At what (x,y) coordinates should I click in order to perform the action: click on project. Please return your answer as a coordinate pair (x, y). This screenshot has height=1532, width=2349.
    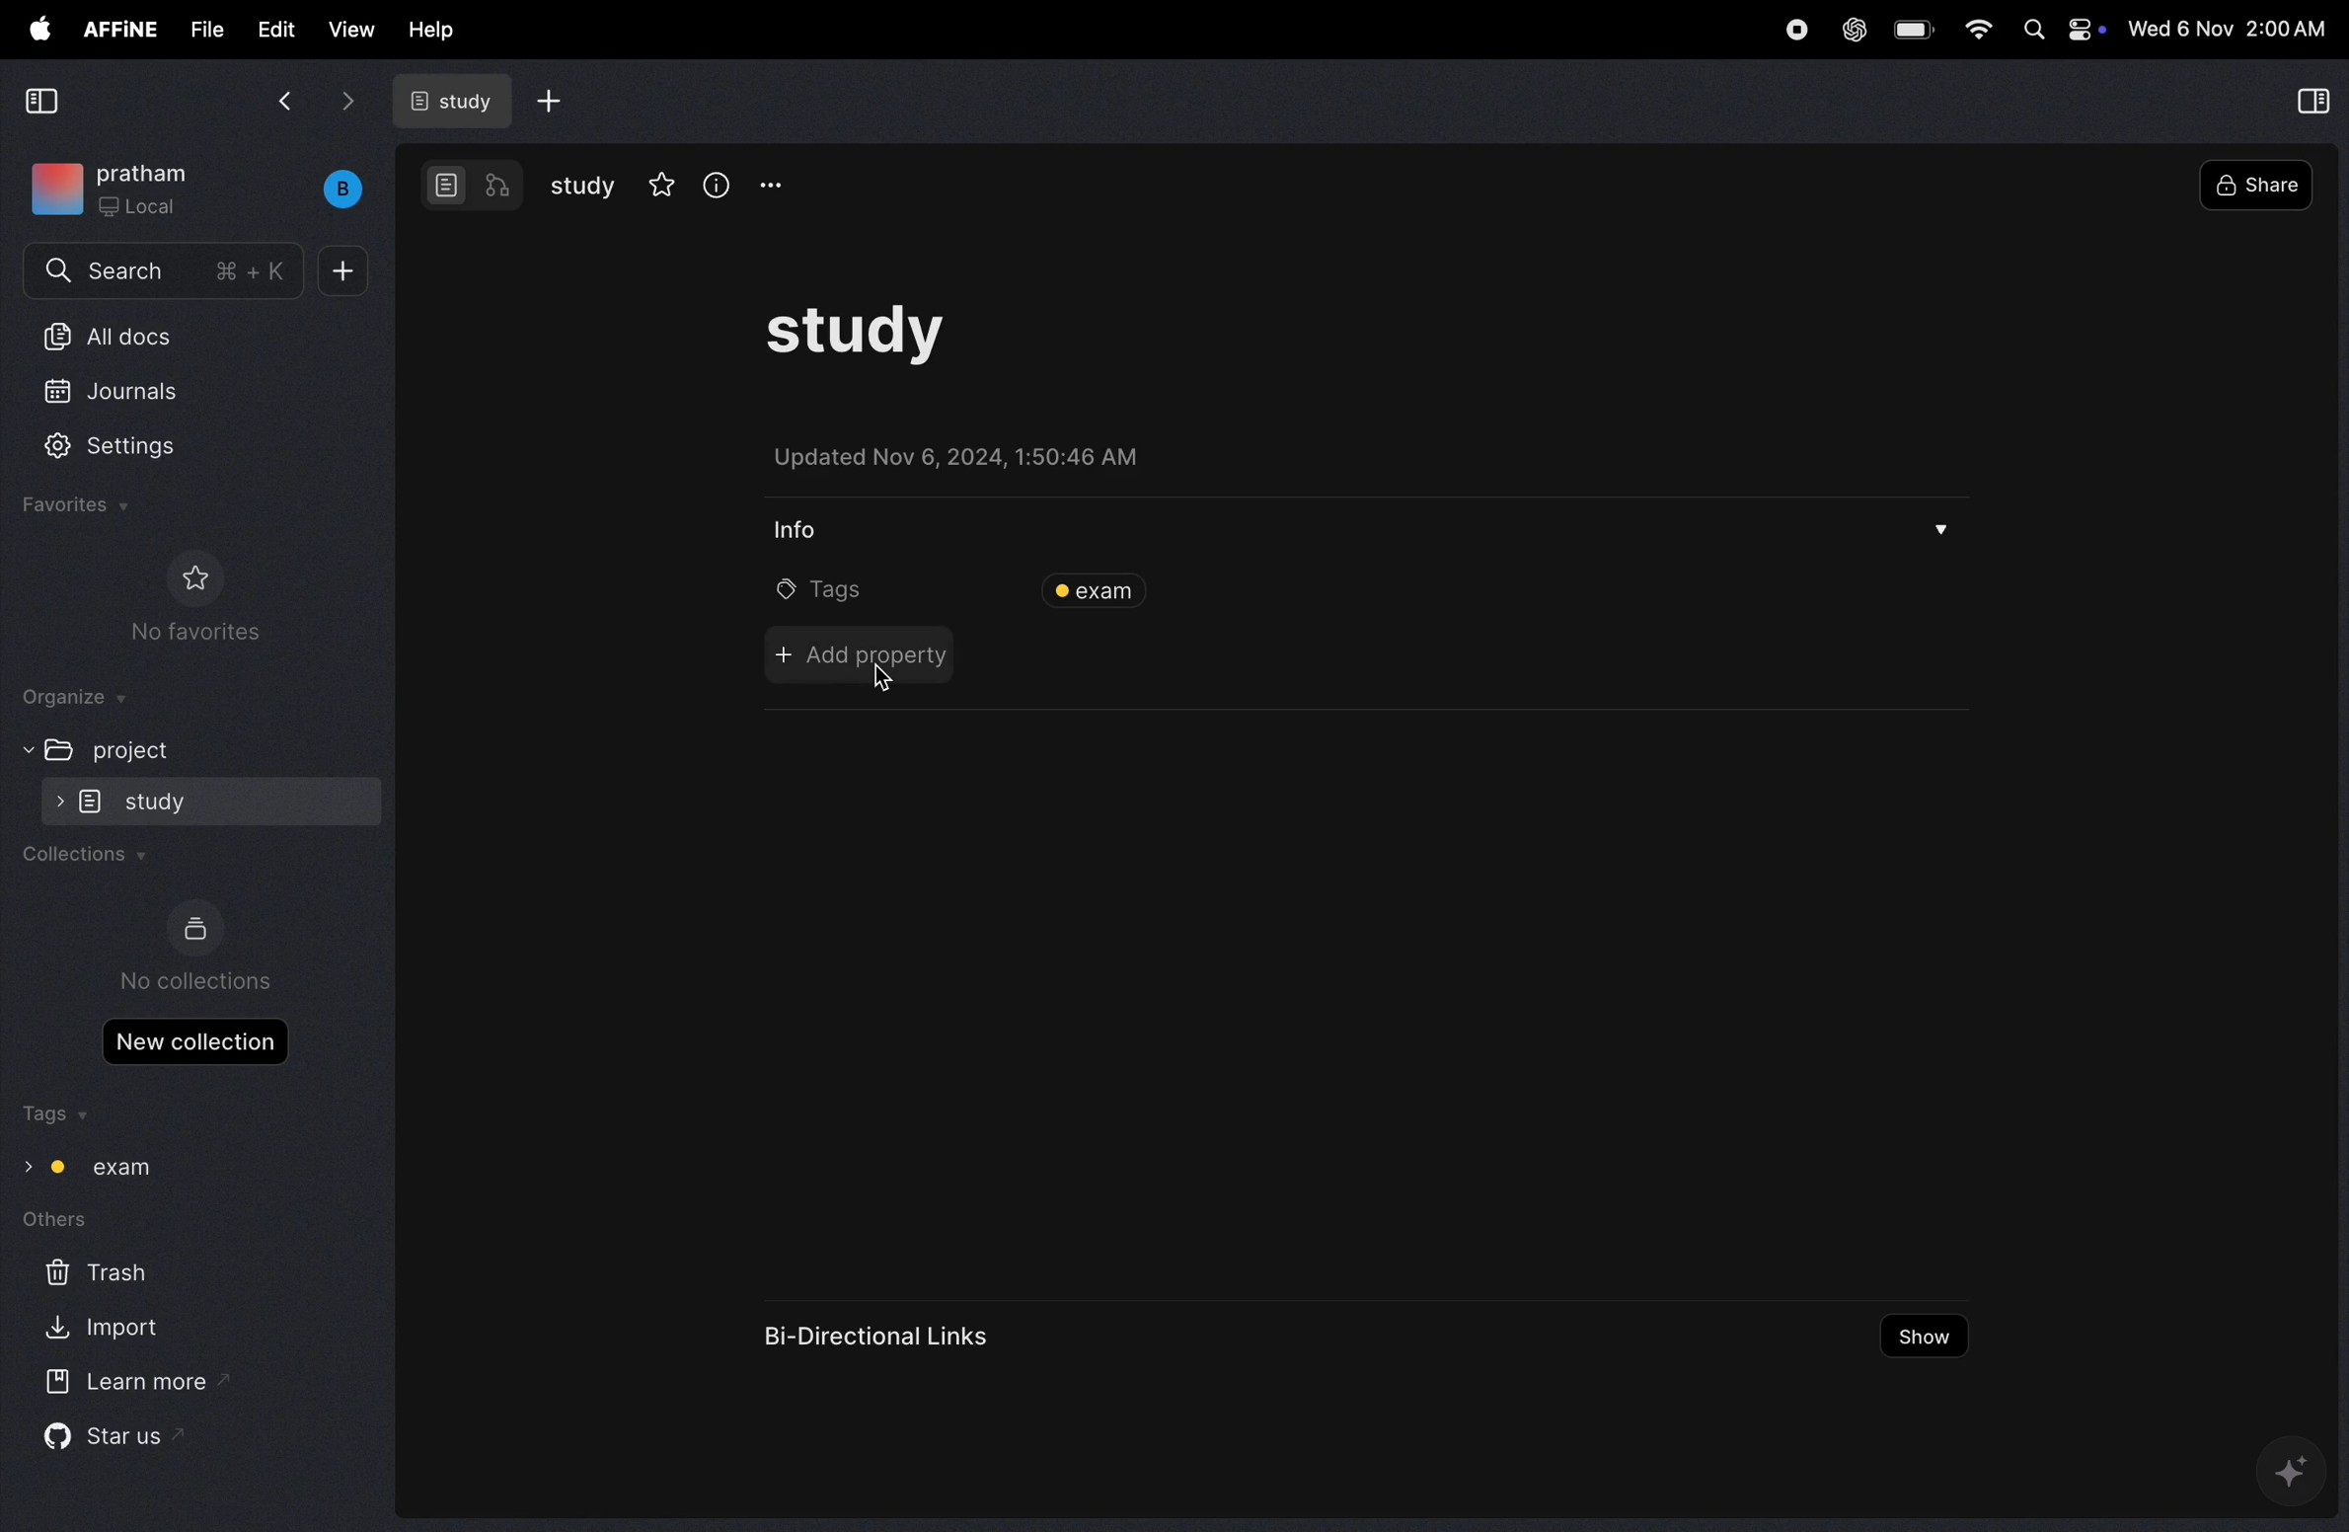
    Looking at the image, I should click on (132, 746).